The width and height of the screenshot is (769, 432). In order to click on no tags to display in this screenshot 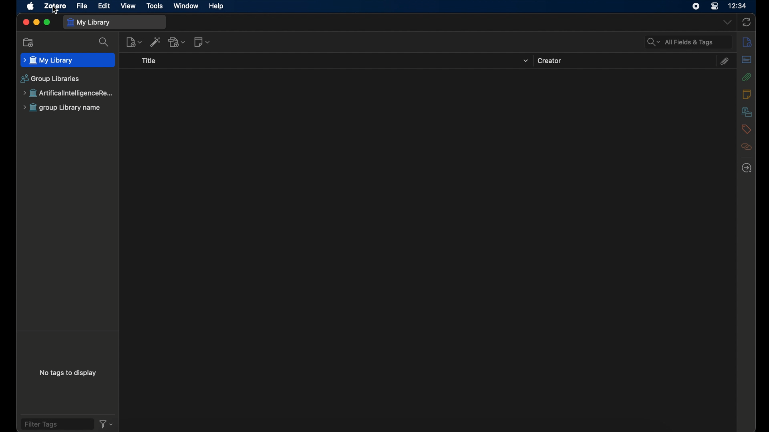, I will do `click(67, 373)`.